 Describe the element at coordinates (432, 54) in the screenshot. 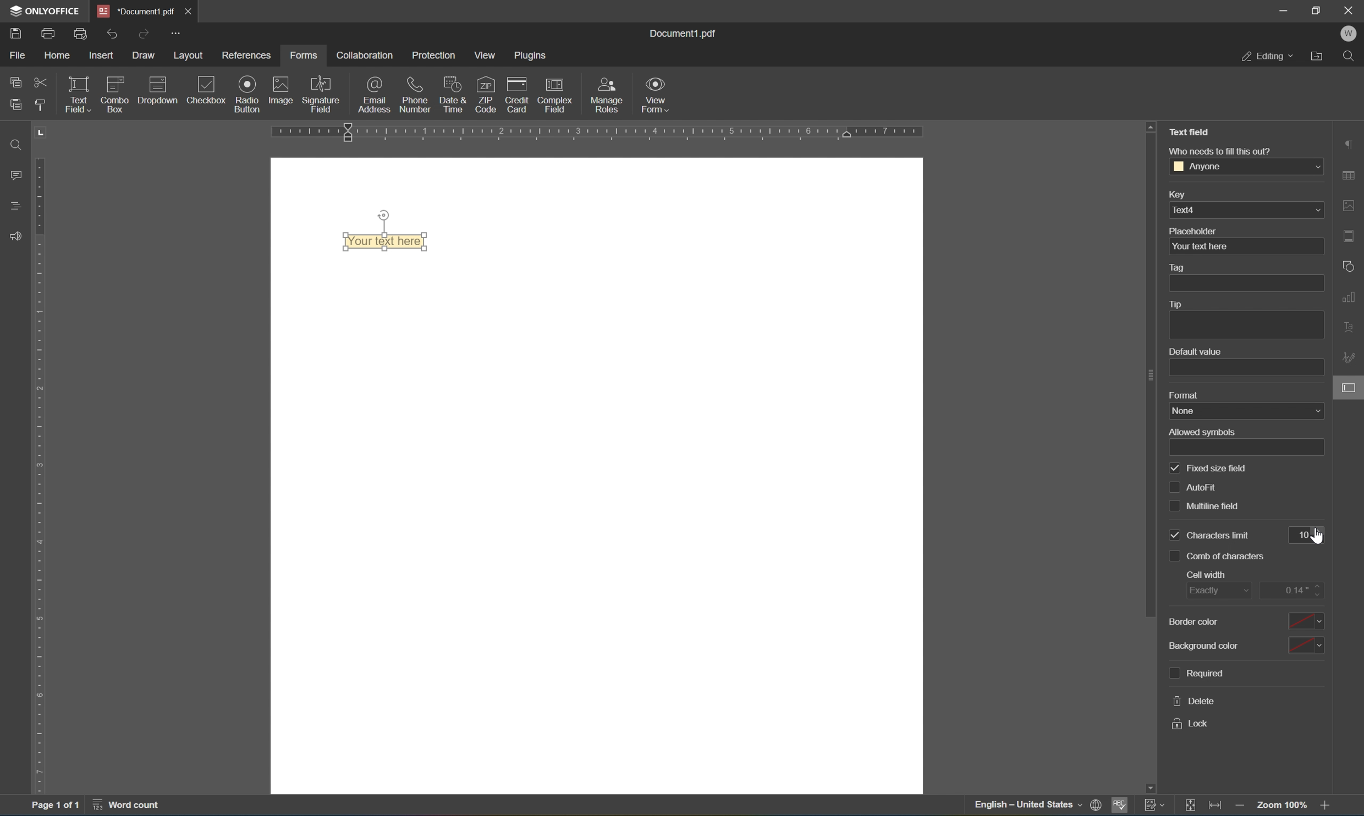

I see `protection` at that location.